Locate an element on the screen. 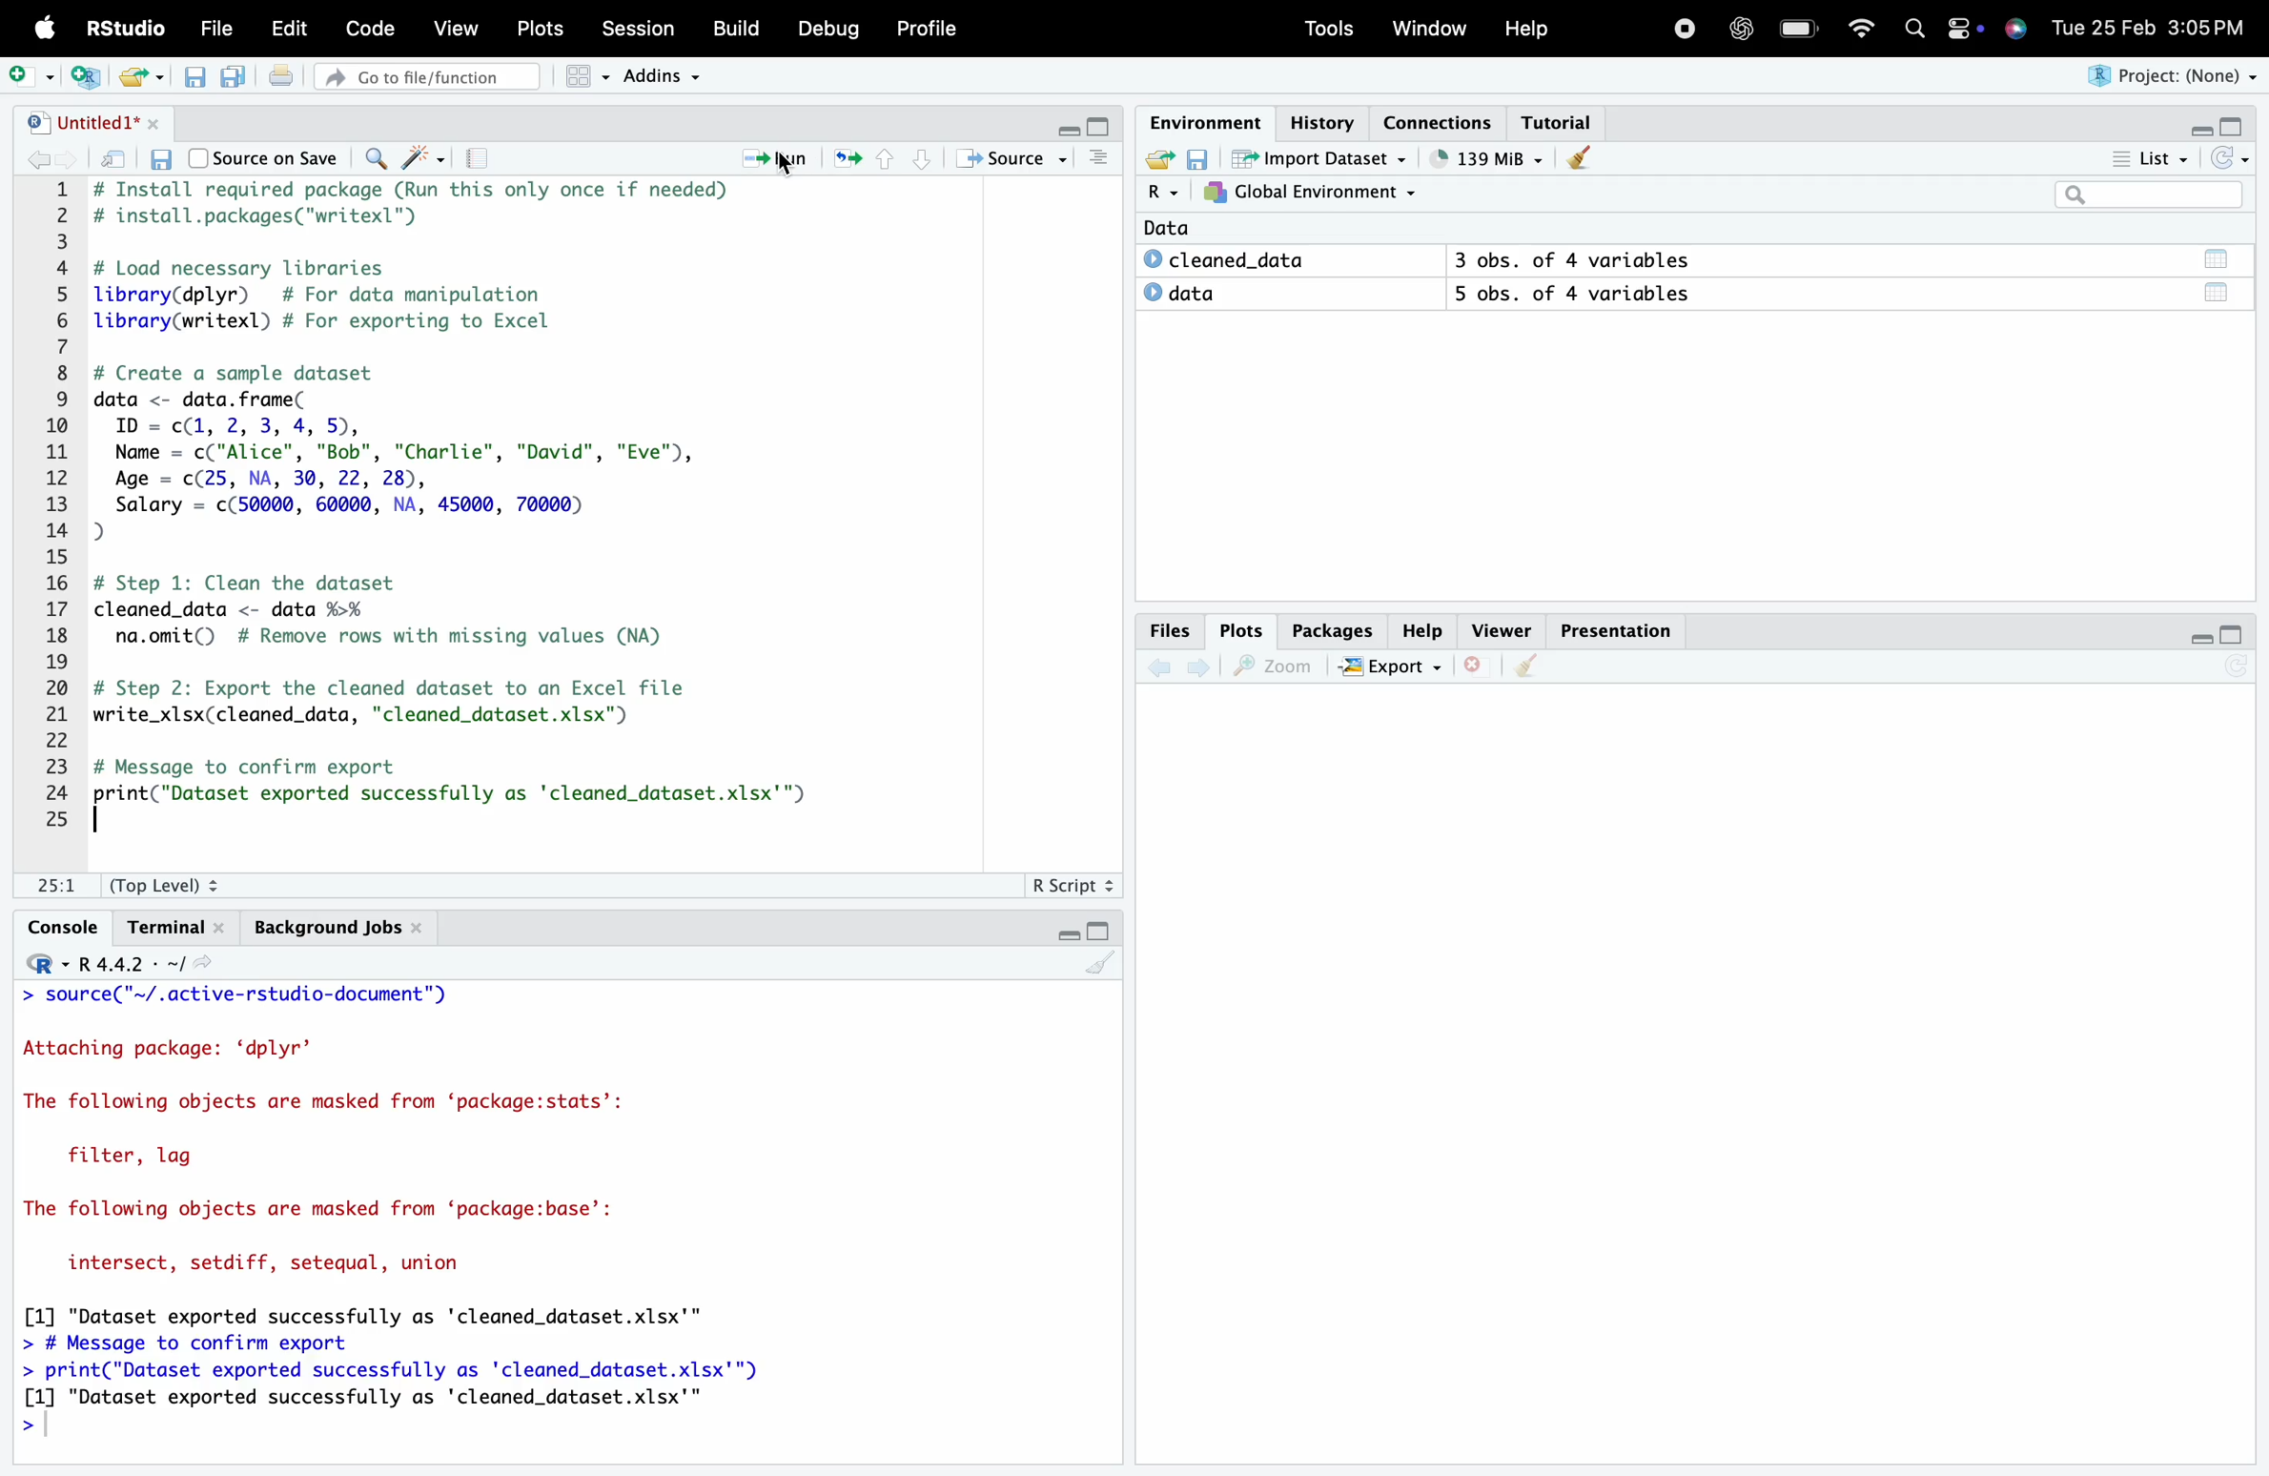  Environment is located at coordinates (1204, 121).